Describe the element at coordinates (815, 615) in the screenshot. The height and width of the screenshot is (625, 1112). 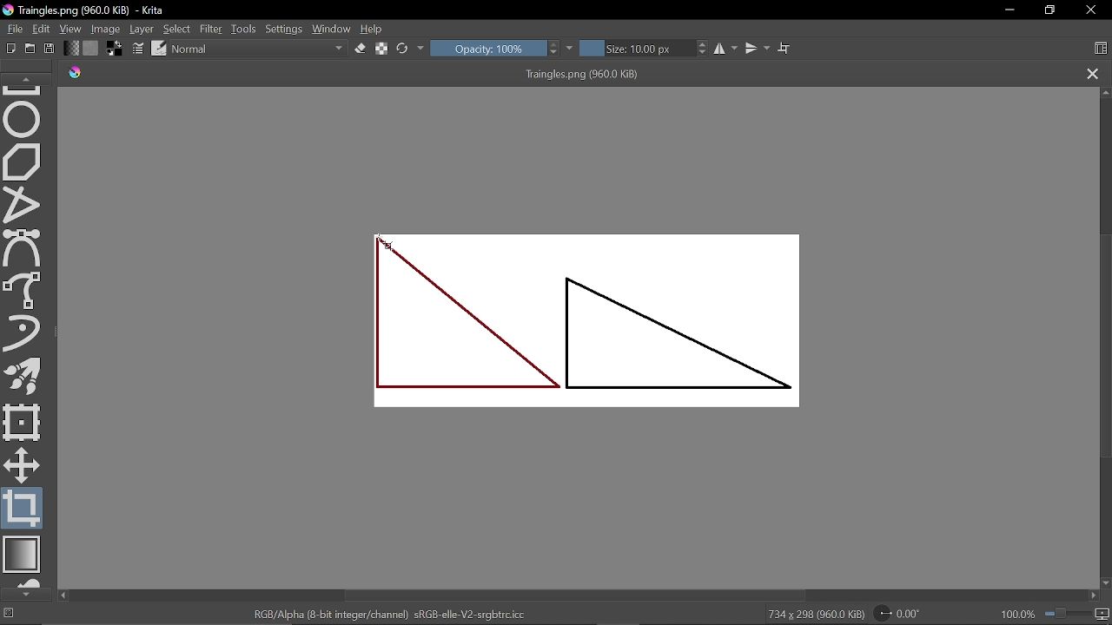
I see `734 x 298 (960.0 KiB)` at that location.